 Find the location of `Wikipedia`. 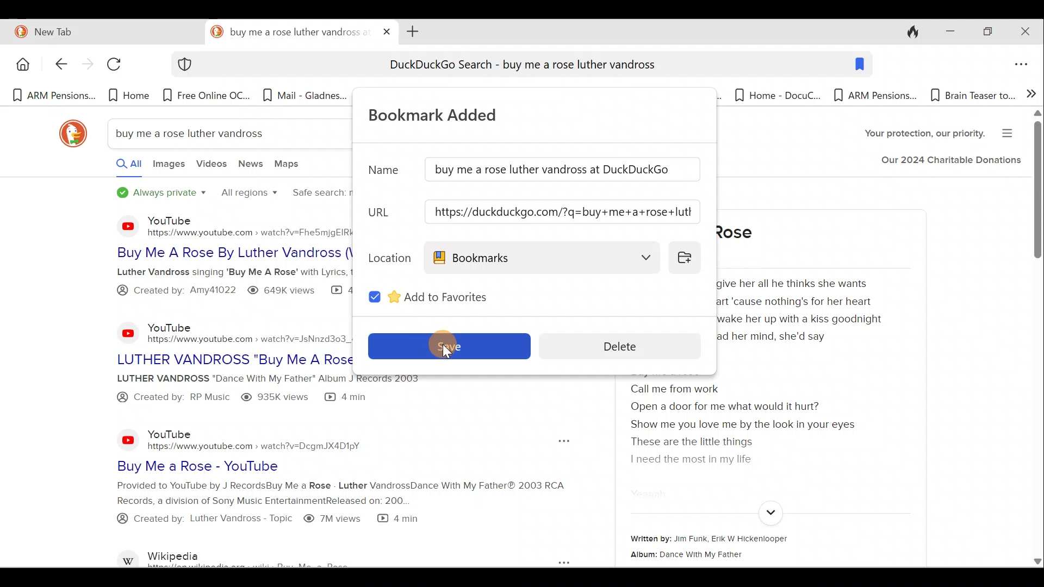

Wikipedia is located at coordinates (275, 557).